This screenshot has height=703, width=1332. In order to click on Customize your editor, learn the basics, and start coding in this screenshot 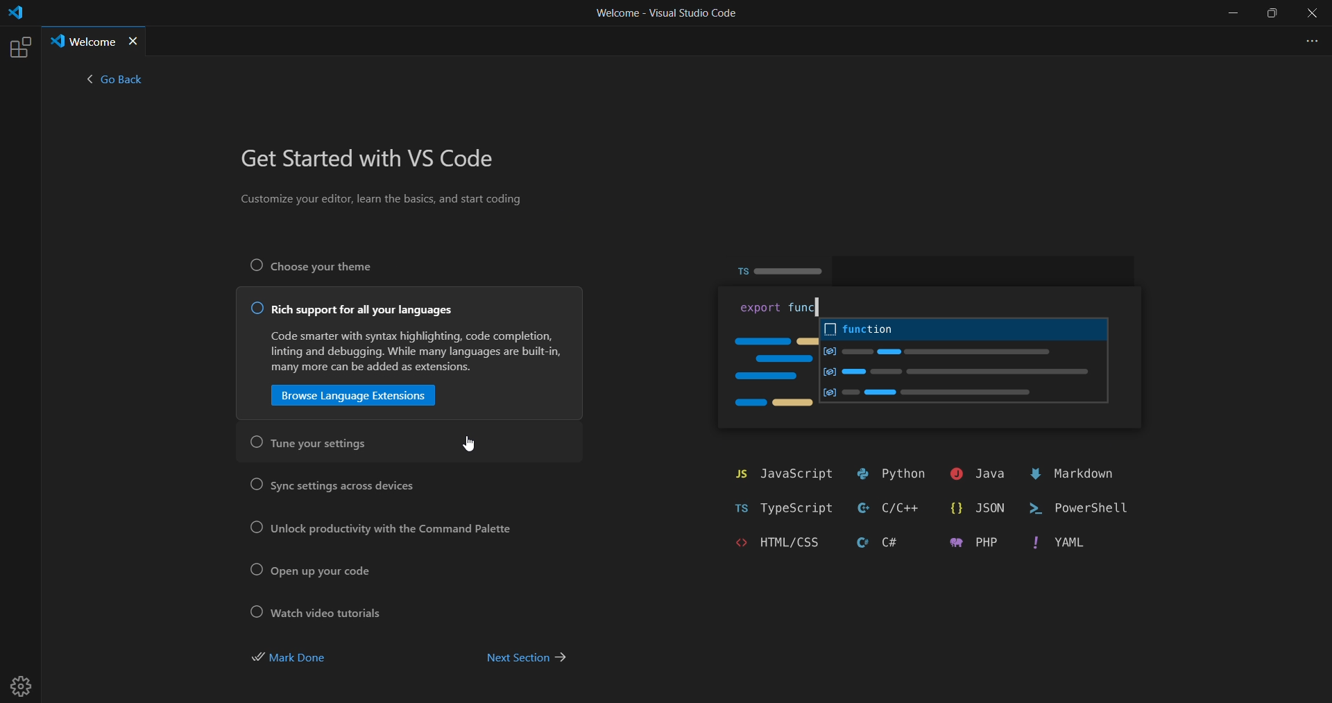, I will do `click(384, 202)`.